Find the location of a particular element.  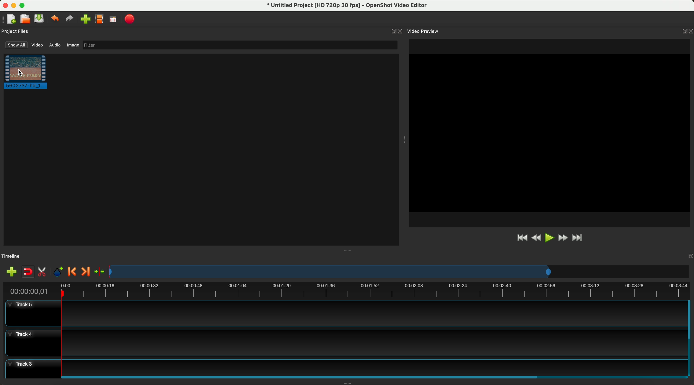

video is located at coordinates (37, 46).